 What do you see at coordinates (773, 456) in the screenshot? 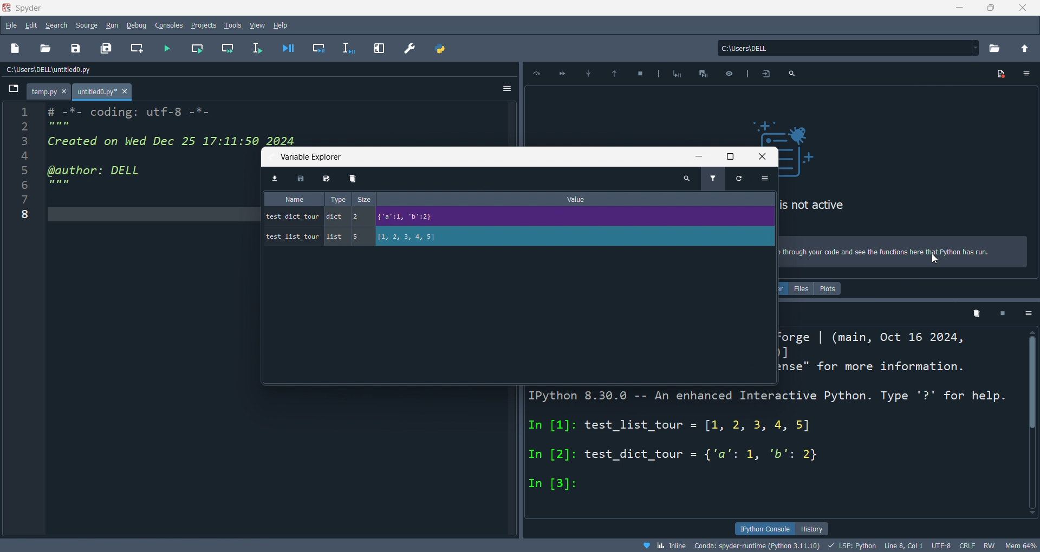
I see `ipython console pane` at bounding box center [773, 456].